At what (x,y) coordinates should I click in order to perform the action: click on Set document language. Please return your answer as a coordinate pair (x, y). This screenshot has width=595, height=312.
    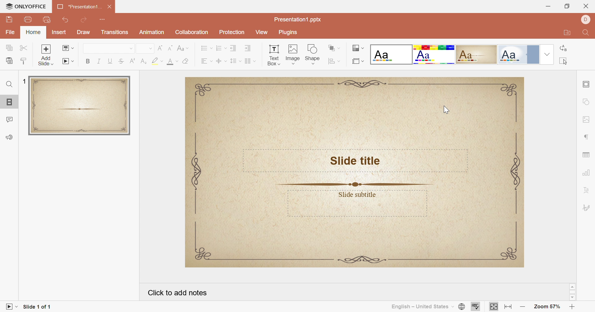
    Looking at the image, I should click on (462, 307).